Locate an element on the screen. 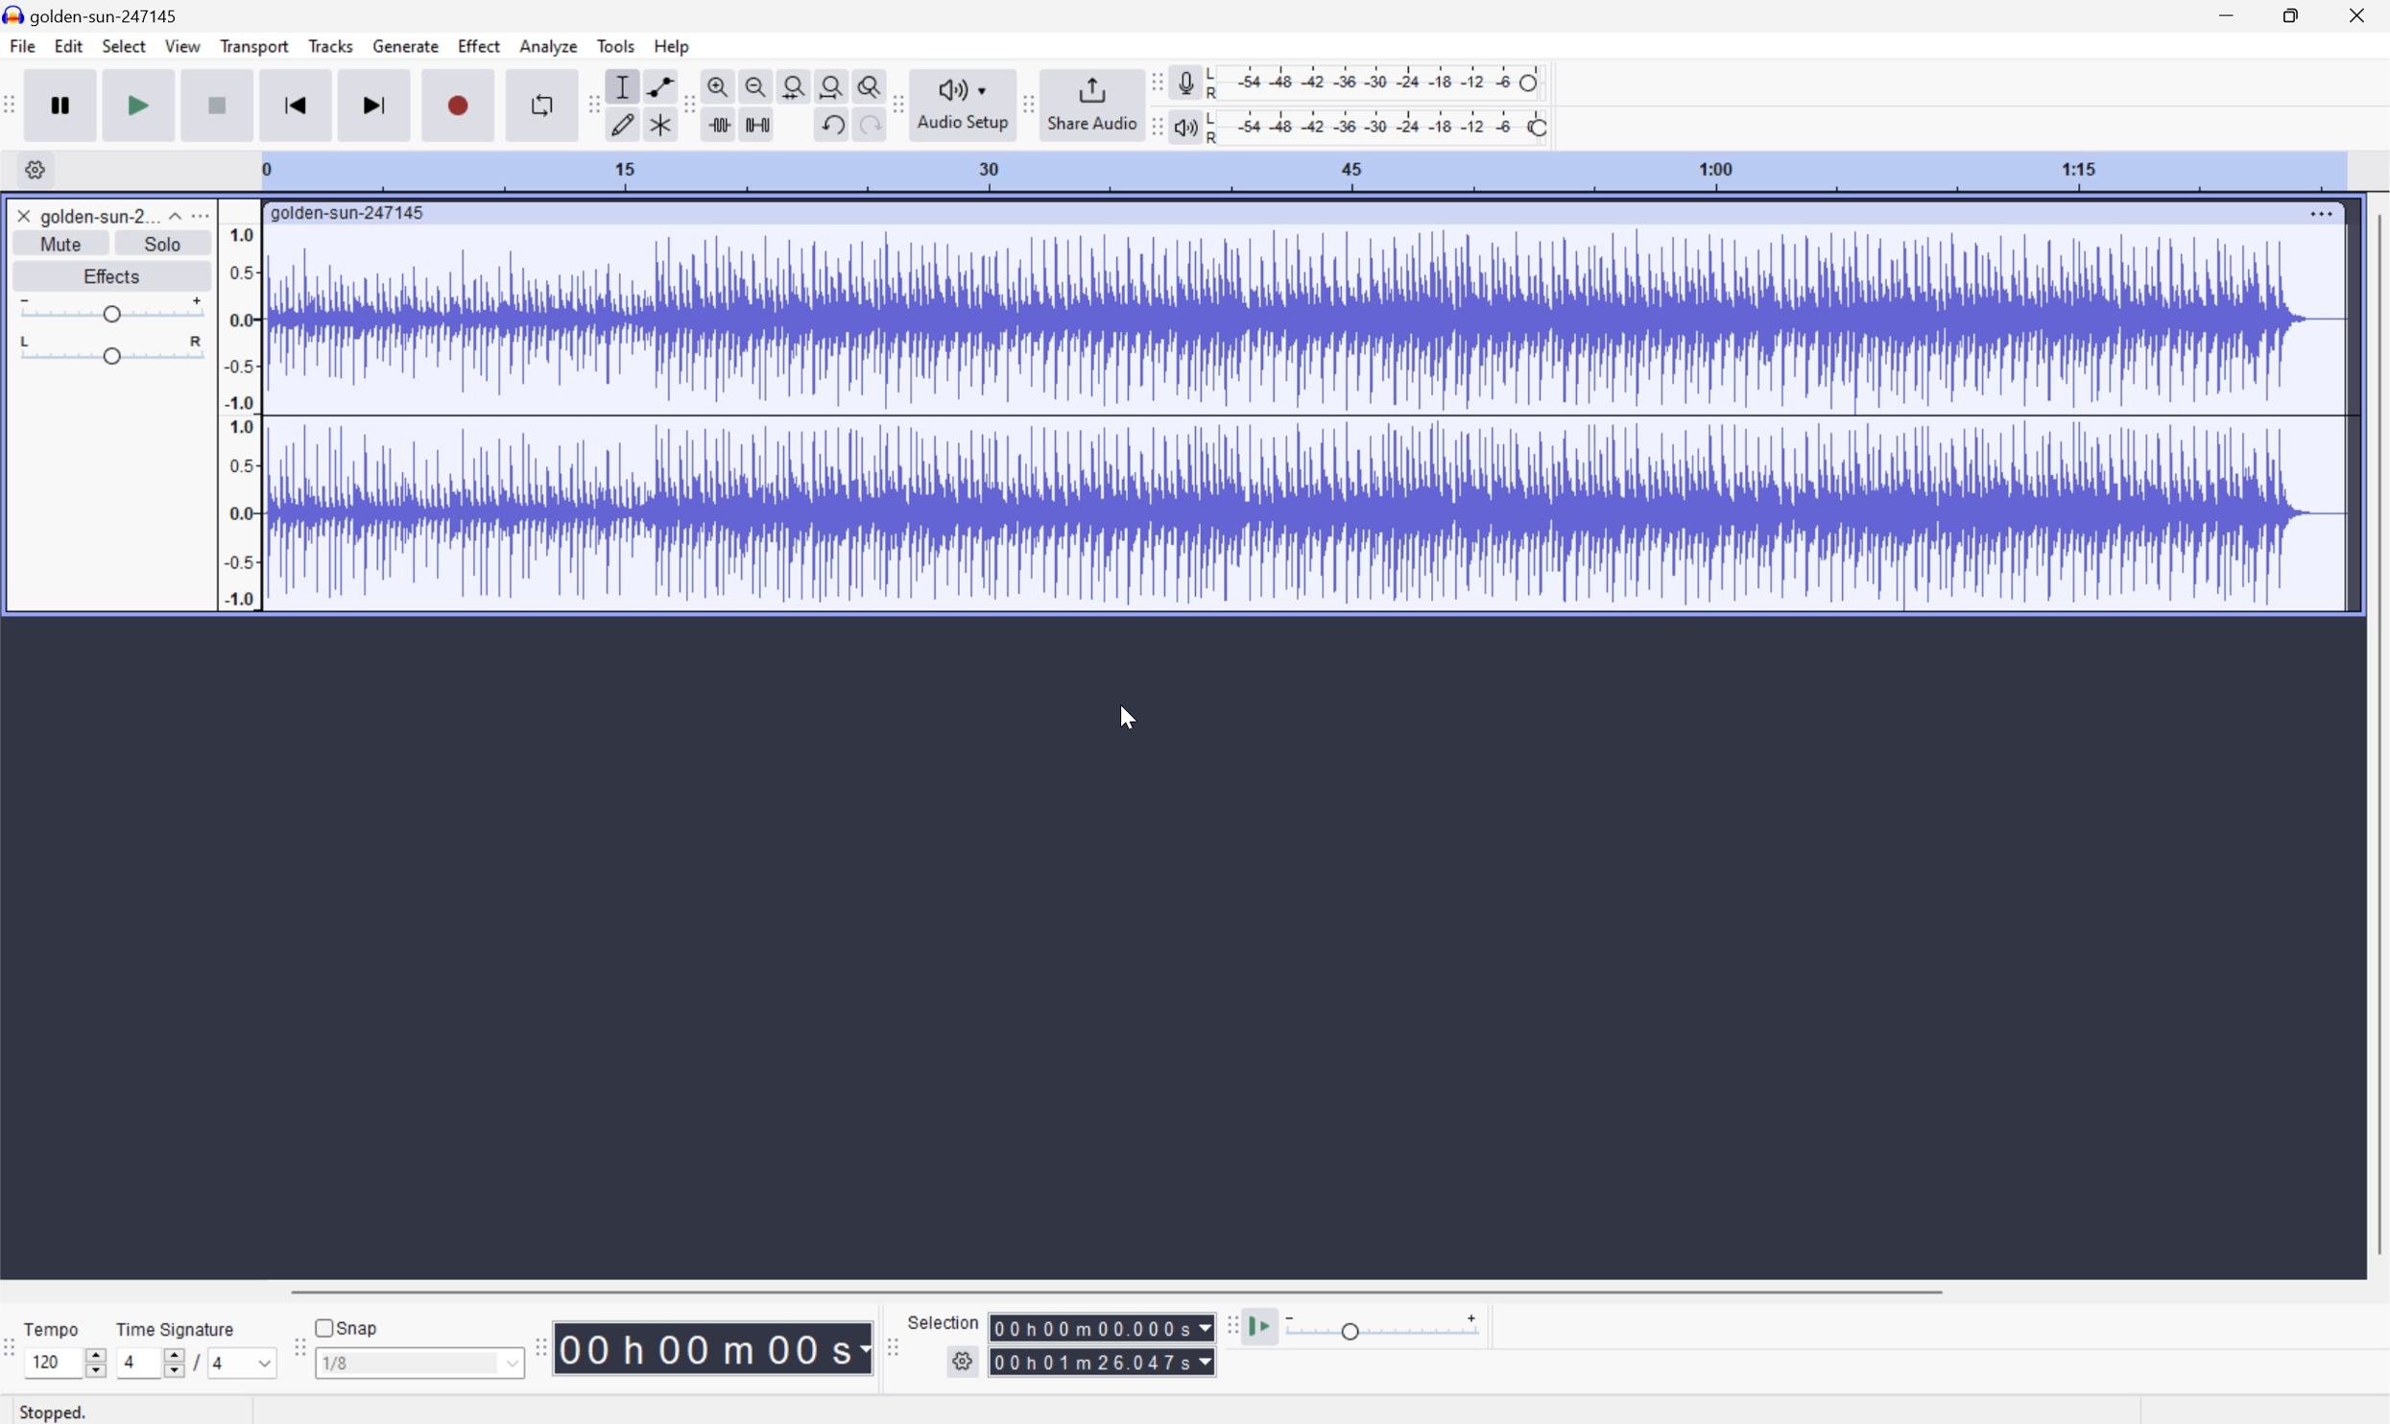  Generate is located at coordinates (408, 47).